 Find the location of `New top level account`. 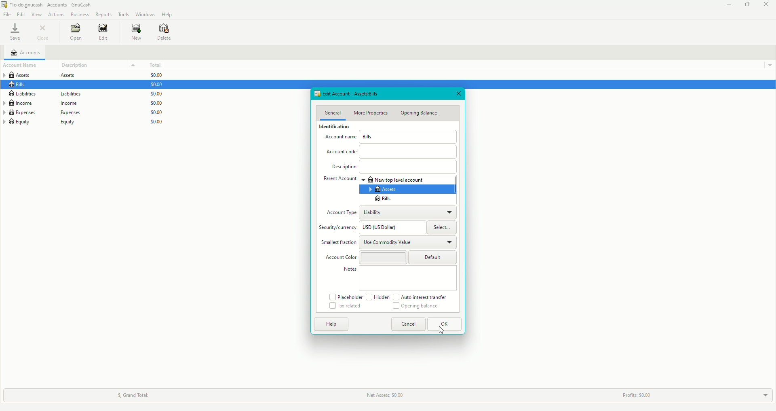

New top level account is located at coordinates (406, 180).